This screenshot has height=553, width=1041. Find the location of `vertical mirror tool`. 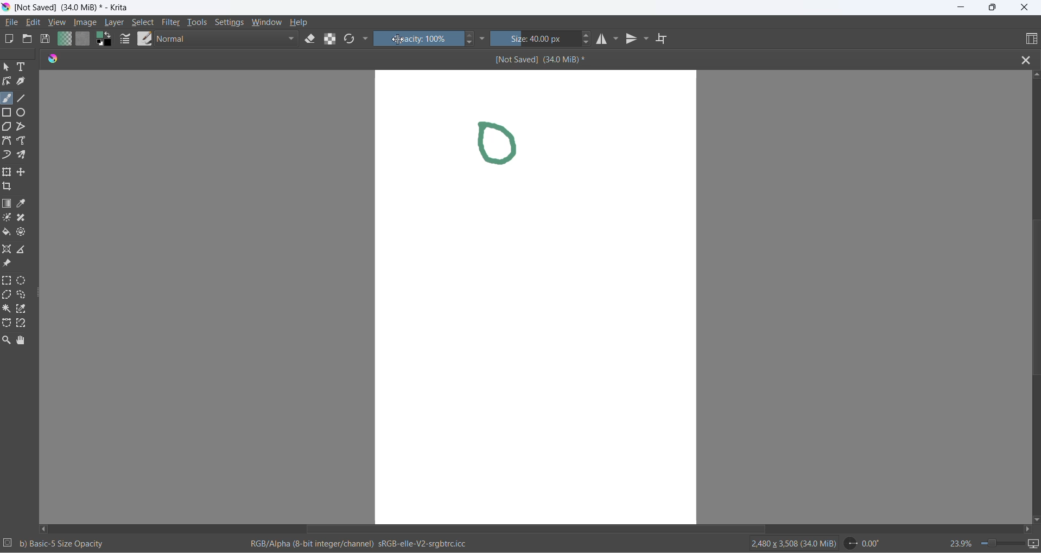

vertical mirror tool is located at coordinates (633, 39).